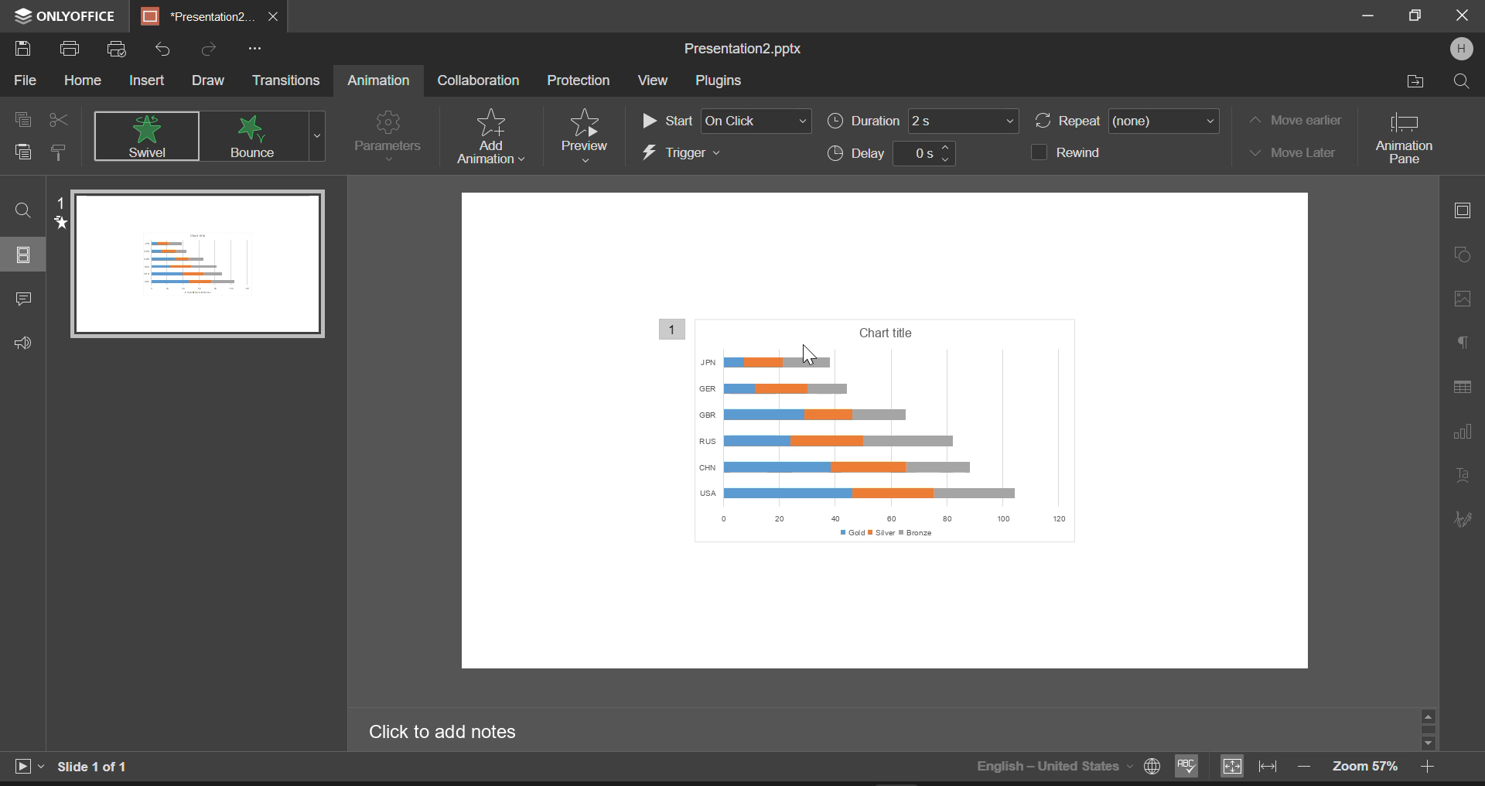  Describe the element at coordinates (1461, 431) in the screenshot. I see `Chart Settings` at that location.